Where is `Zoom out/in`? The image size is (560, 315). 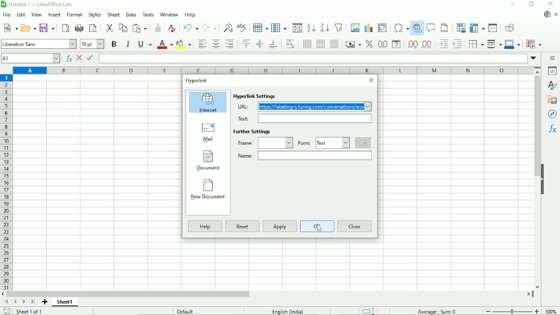 Zoom out/in is located at coordinates (511, 310).